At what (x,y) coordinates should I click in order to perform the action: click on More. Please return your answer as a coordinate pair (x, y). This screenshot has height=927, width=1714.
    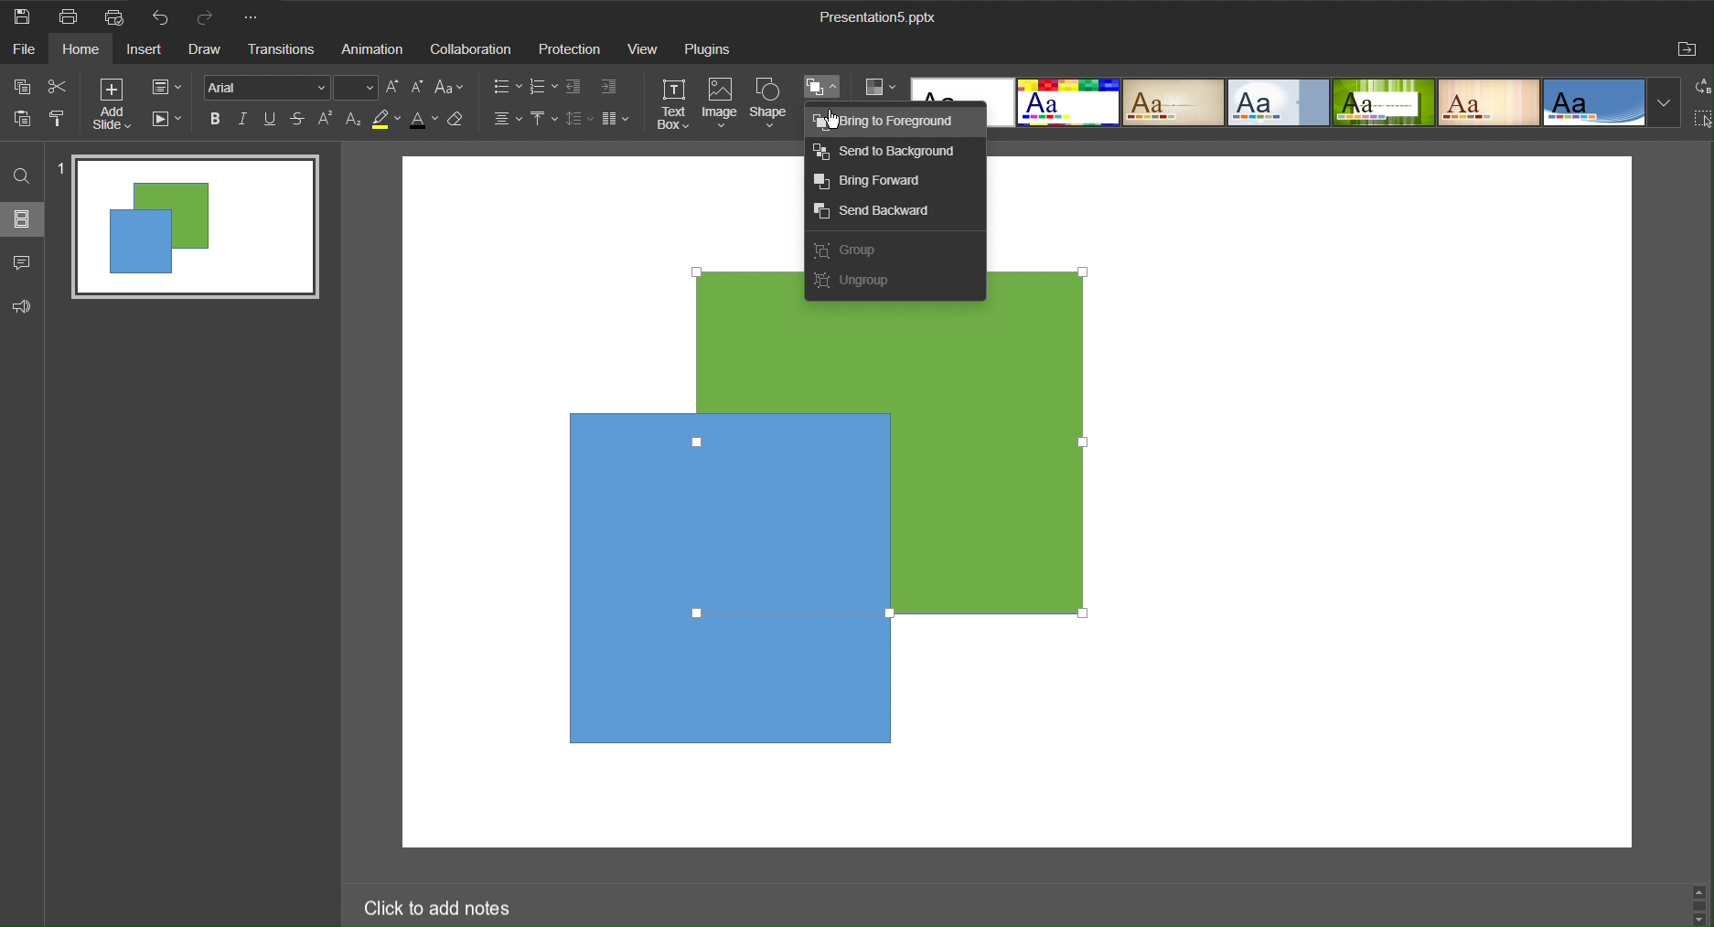
    Looking at the image, I should click on (257, 18).